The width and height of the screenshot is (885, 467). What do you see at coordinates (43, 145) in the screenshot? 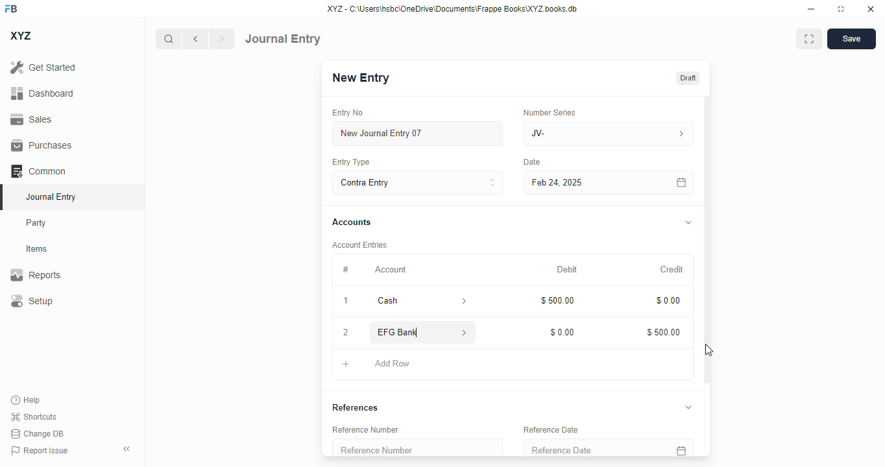
I see `purchases` at bounding box center [43, 145].